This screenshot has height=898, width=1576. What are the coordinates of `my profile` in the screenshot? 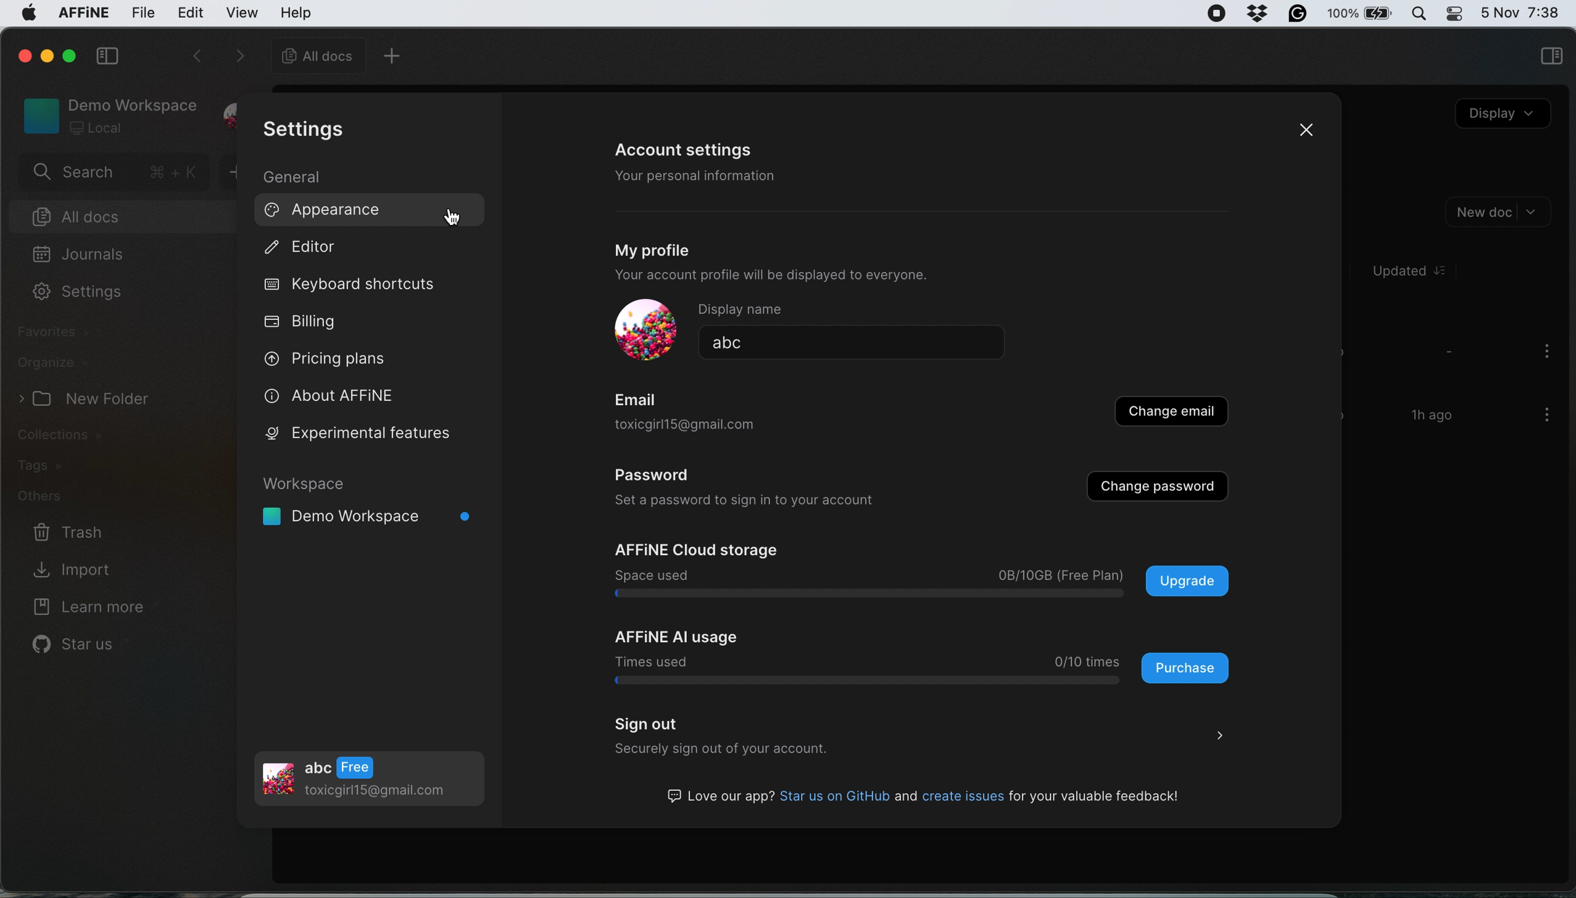 It's located at (666, 252).